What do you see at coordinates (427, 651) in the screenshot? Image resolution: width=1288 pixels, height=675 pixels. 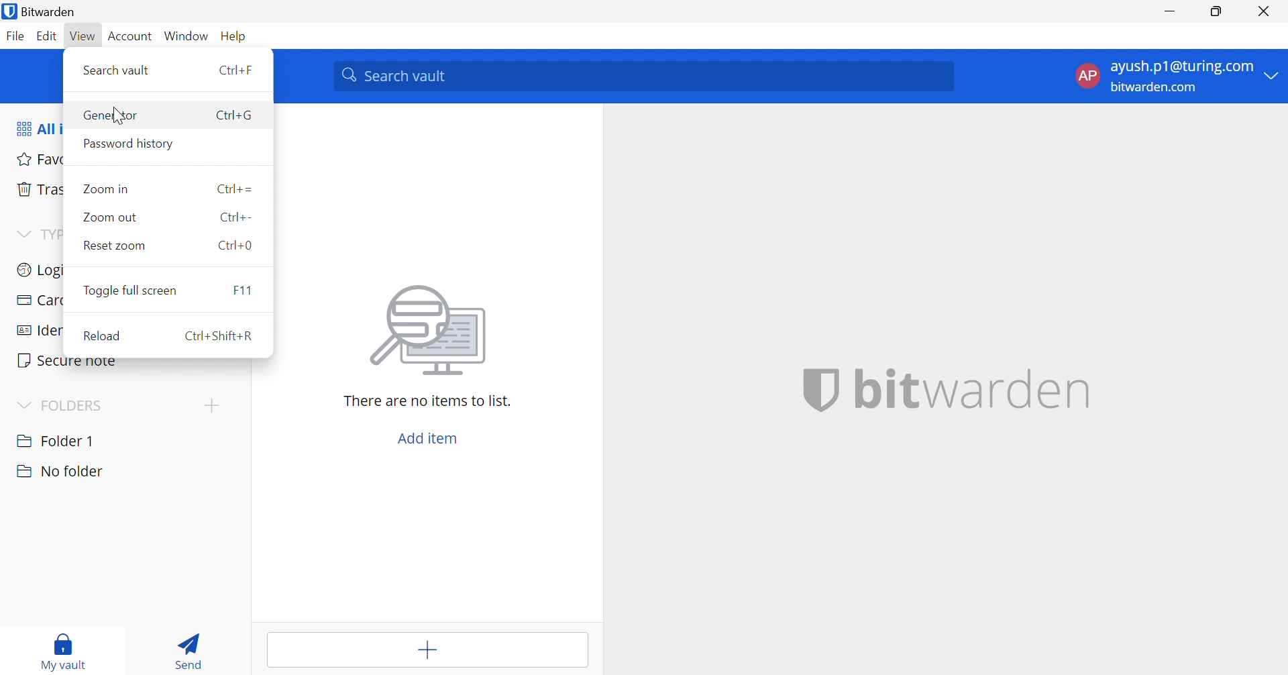 I see `Add item` at bounding box center [427, 651].